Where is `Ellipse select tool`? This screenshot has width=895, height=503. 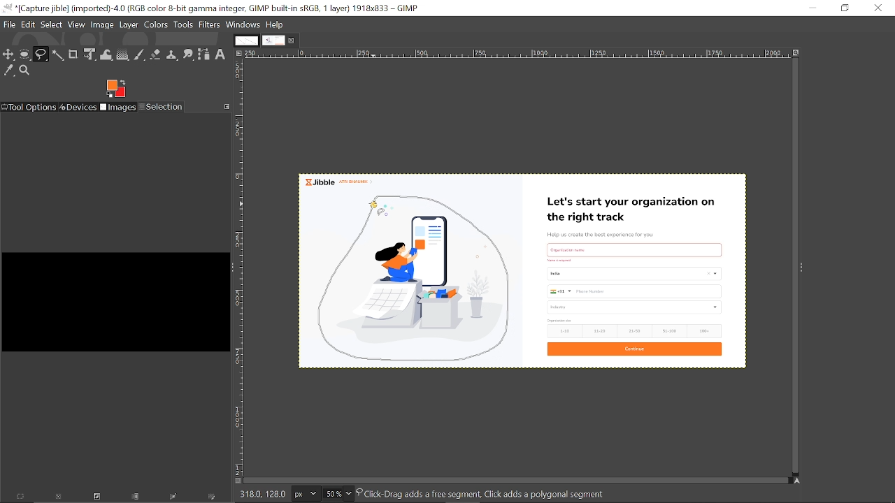
Ellipse select tool is located at coordinates (25, 55).